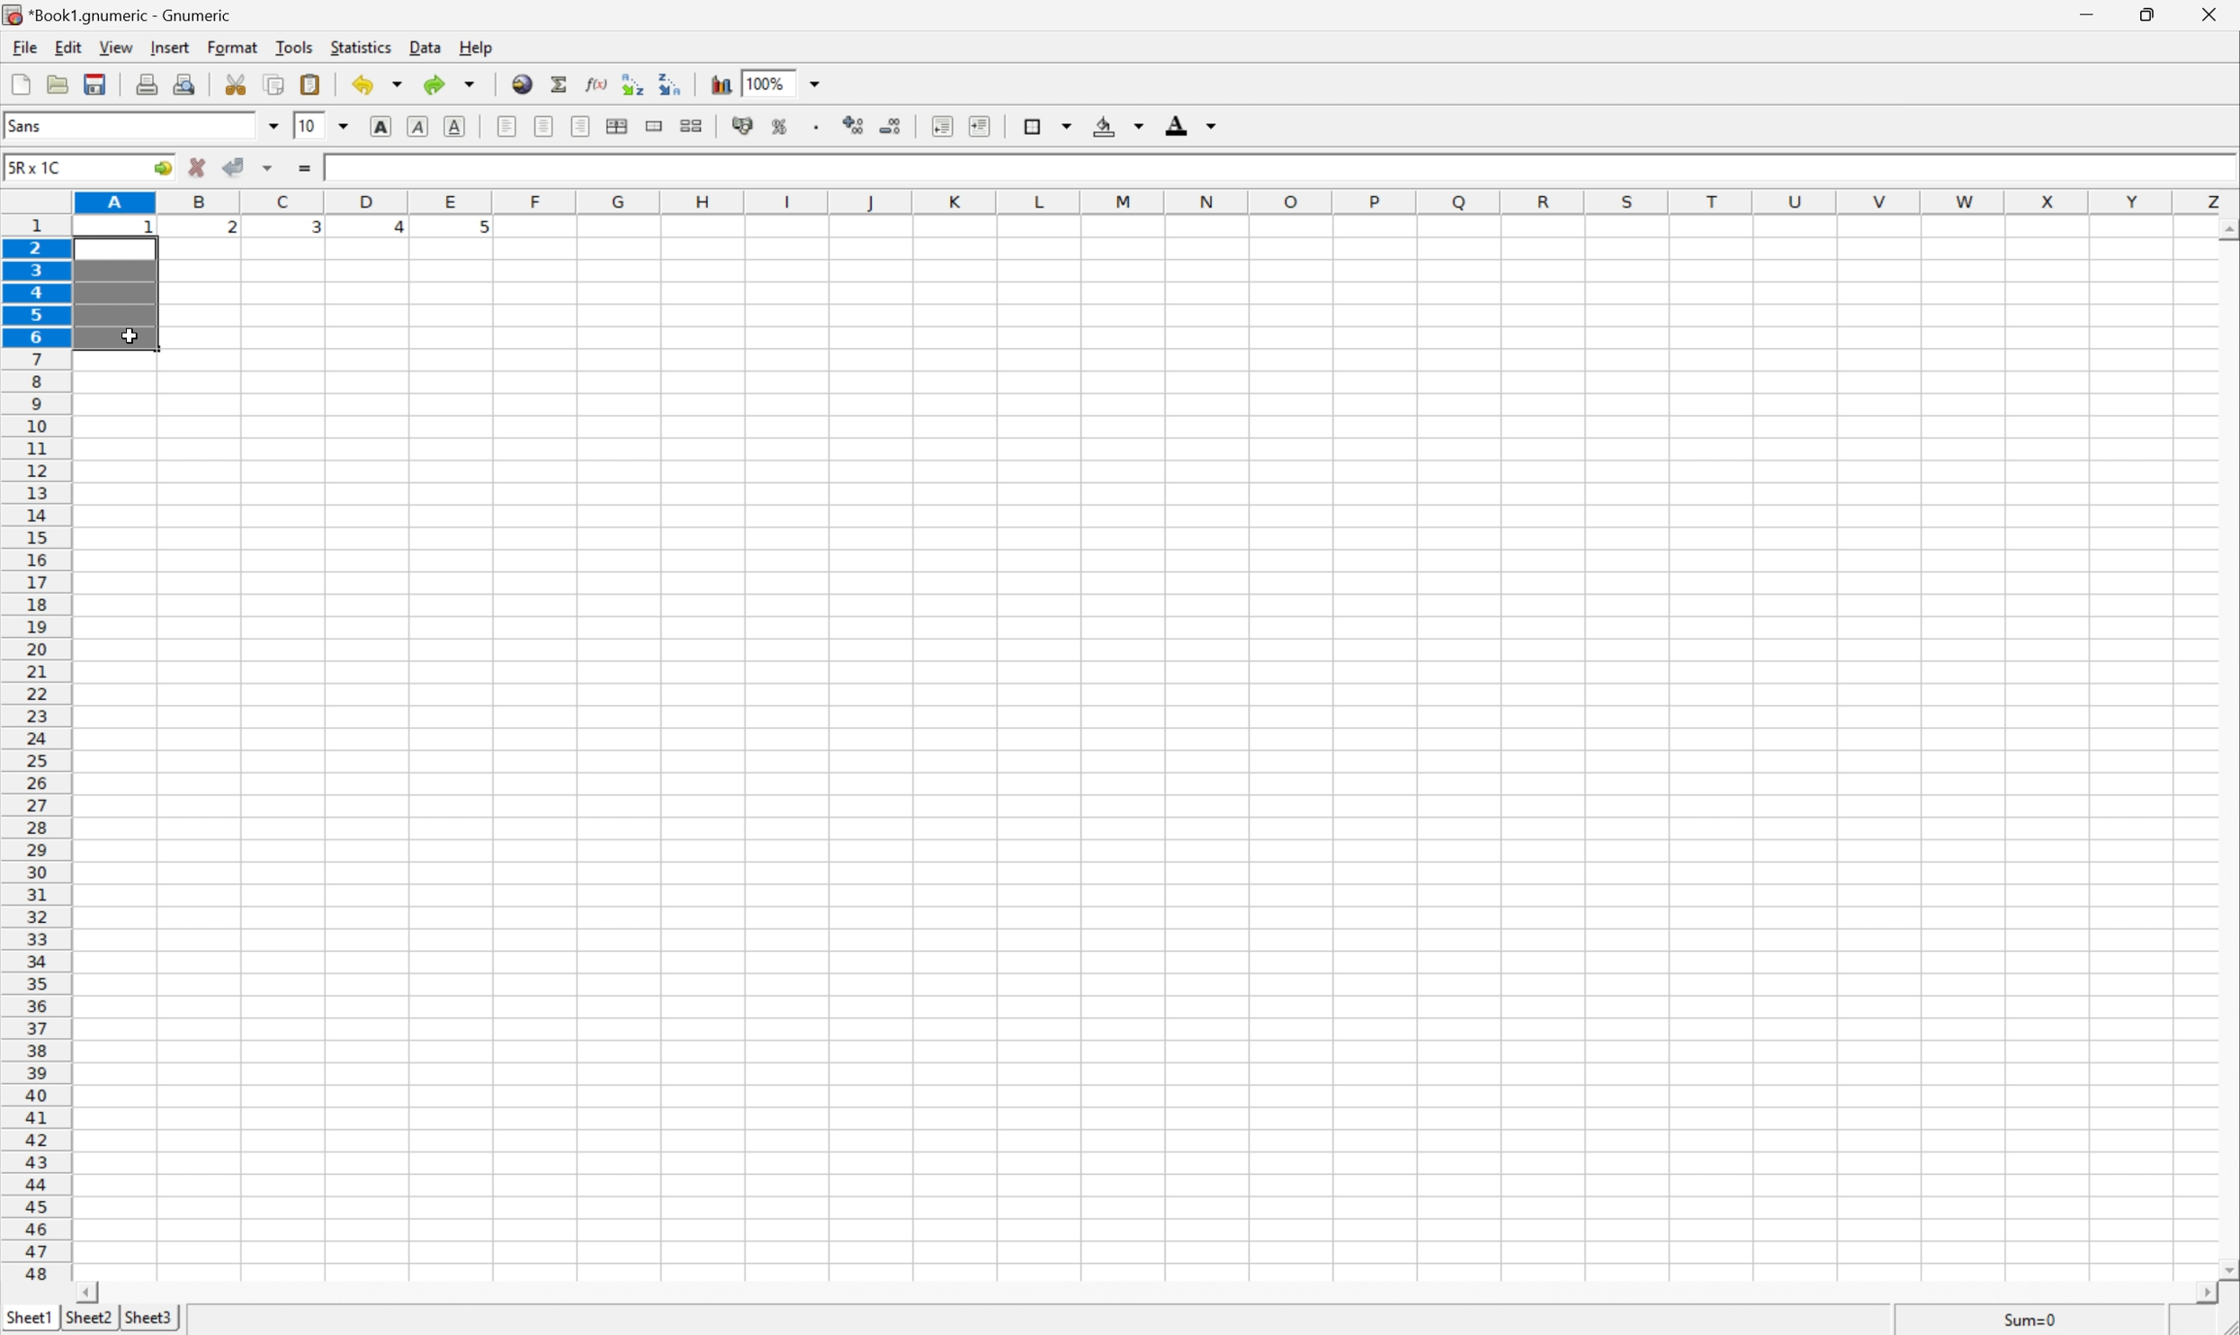 This screenshot has height=1335, width=2240. Describe the element at coordinates (295, 48) in the screenshot. I see `tools` at that location.